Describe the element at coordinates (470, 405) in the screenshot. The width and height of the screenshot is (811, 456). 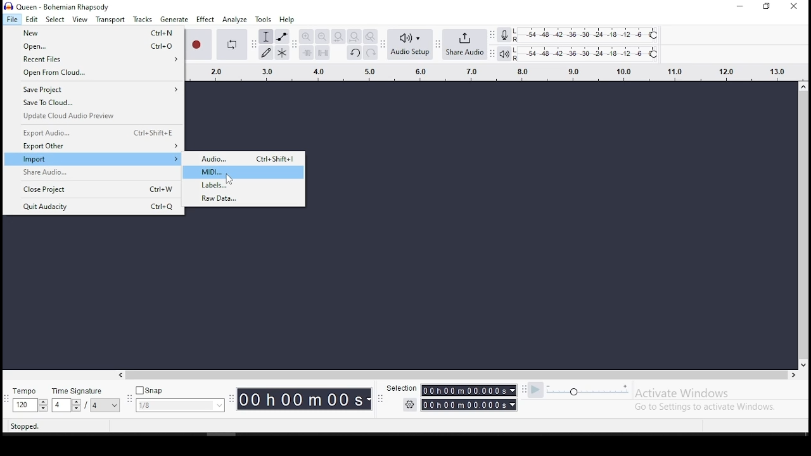
I see `00h00m00s` at that location.